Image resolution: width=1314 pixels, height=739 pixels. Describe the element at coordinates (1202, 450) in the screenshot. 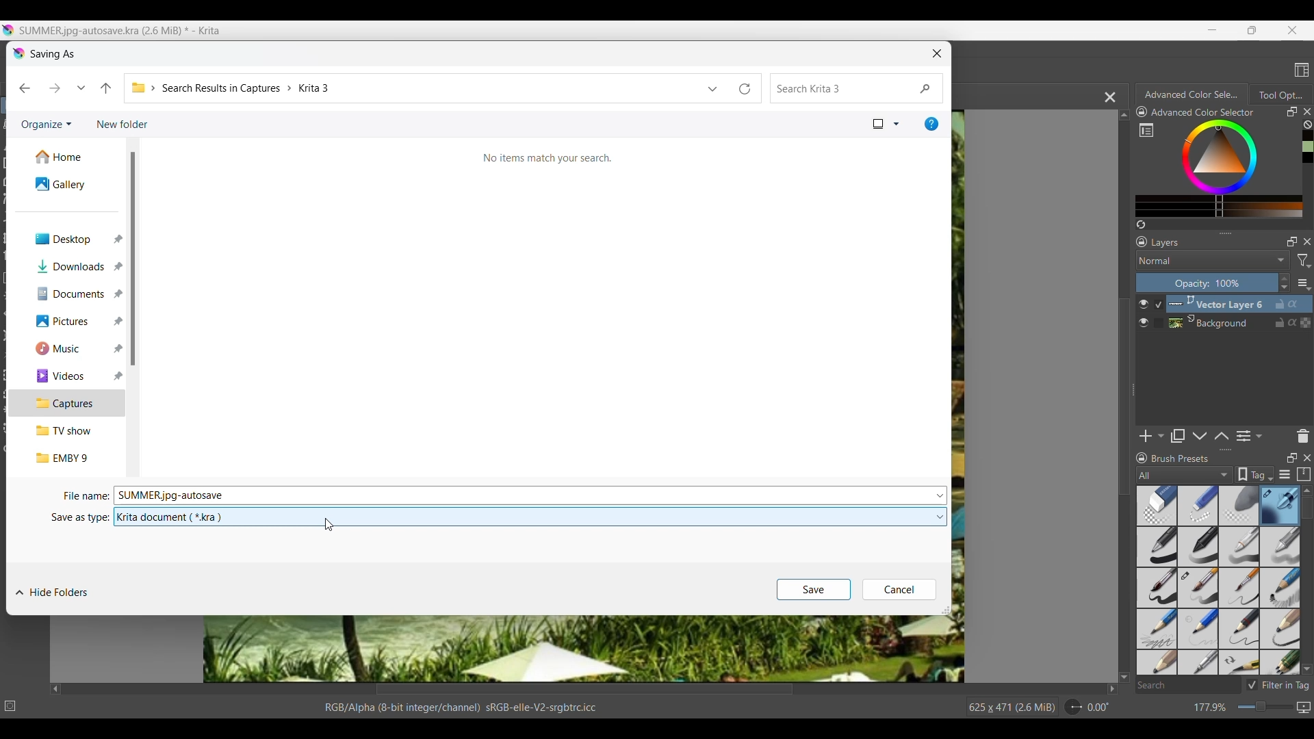

I see `Change height of panels attached to this line` at that location.